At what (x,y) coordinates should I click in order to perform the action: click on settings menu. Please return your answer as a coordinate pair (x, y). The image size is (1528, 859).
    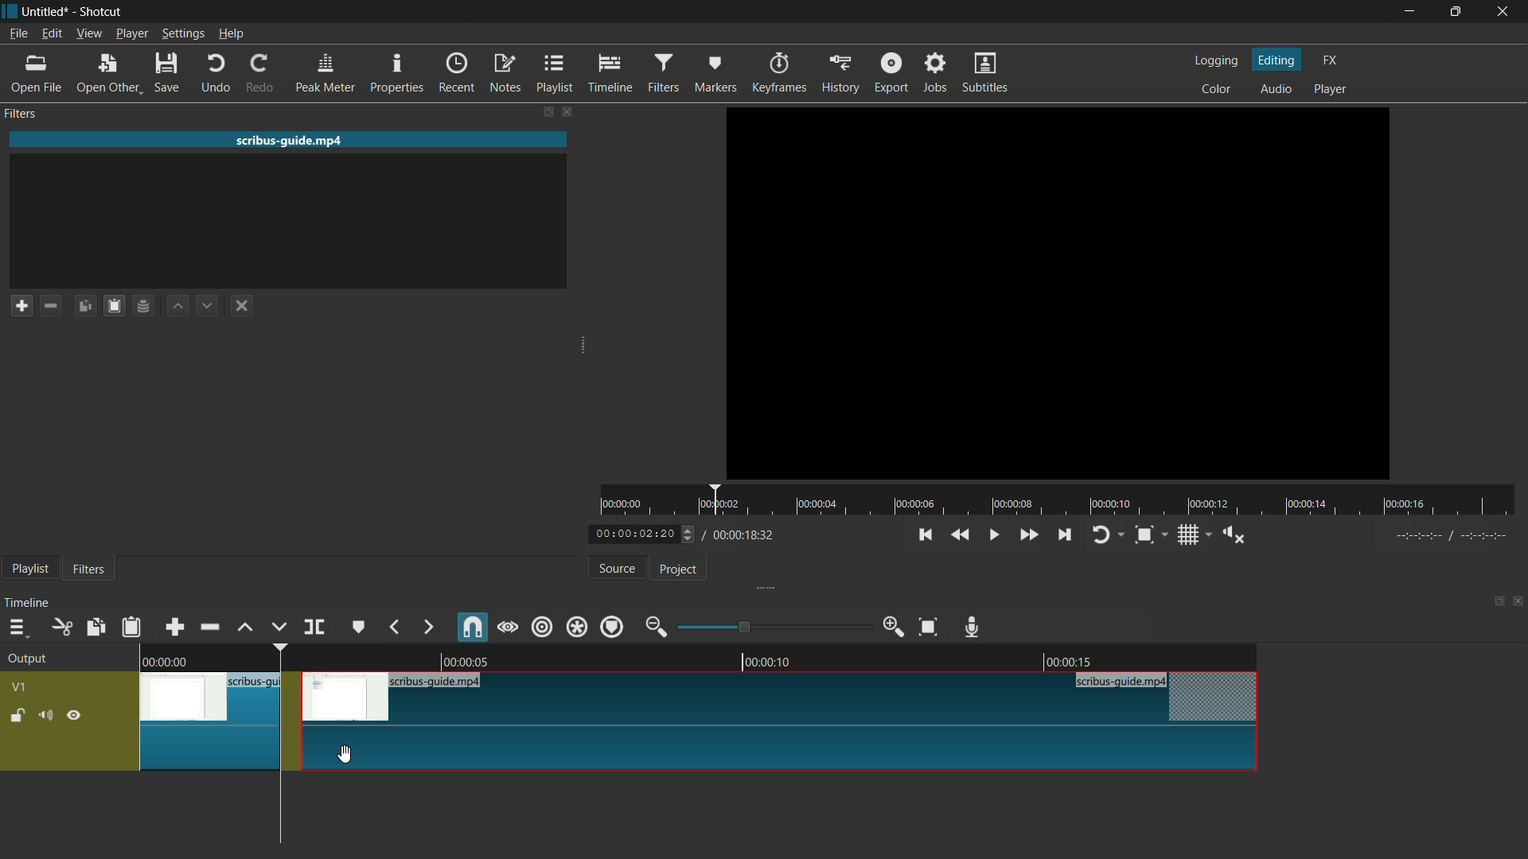
    Looking at the image, I should click on (181, 33).